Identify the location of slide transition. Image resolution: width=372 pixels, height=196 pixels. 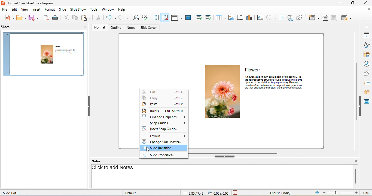
(164, 148).